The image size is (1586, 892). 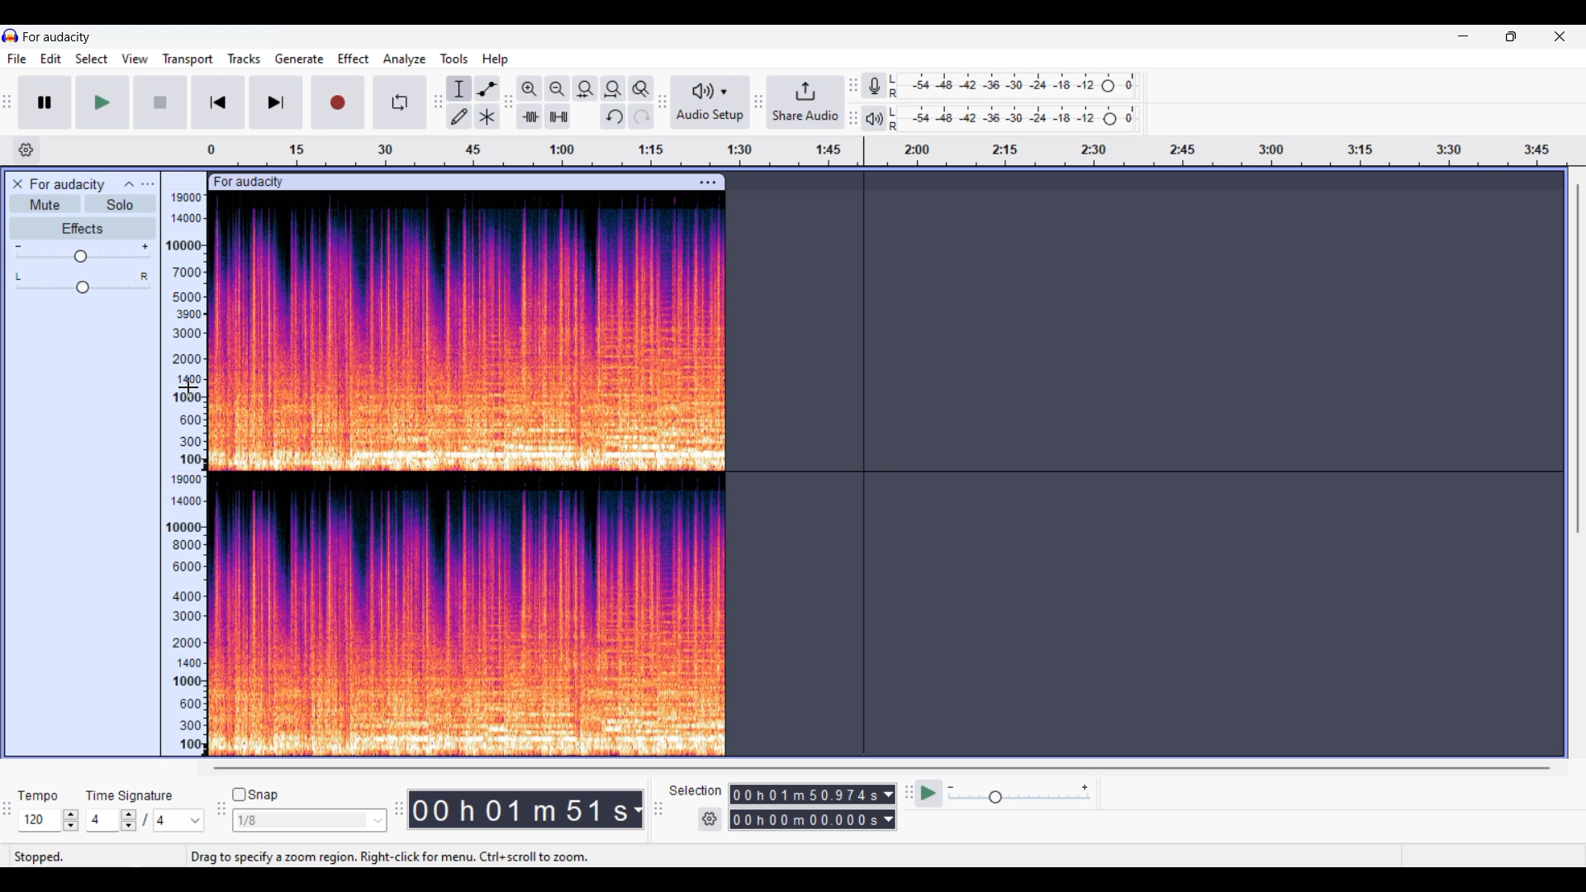 What do you see at coordinates (218, 102) in the screenshot?
I see `Skip/Select to start` at bounding box center [218, 102].